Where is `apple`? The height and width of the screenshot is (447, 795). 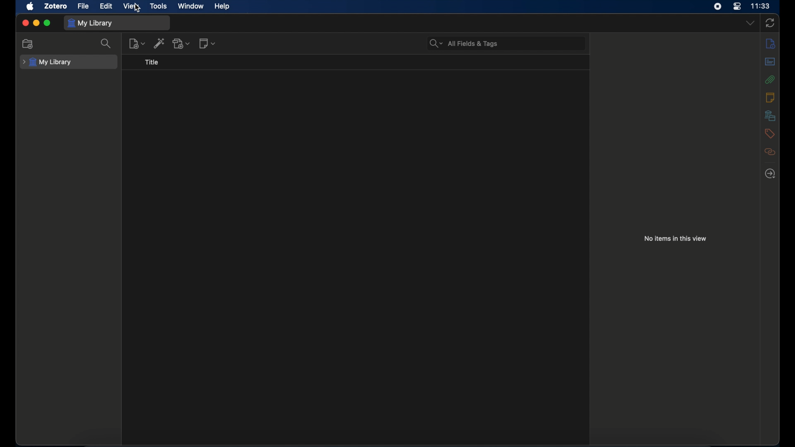
apple is located at coordinates (30, 7).